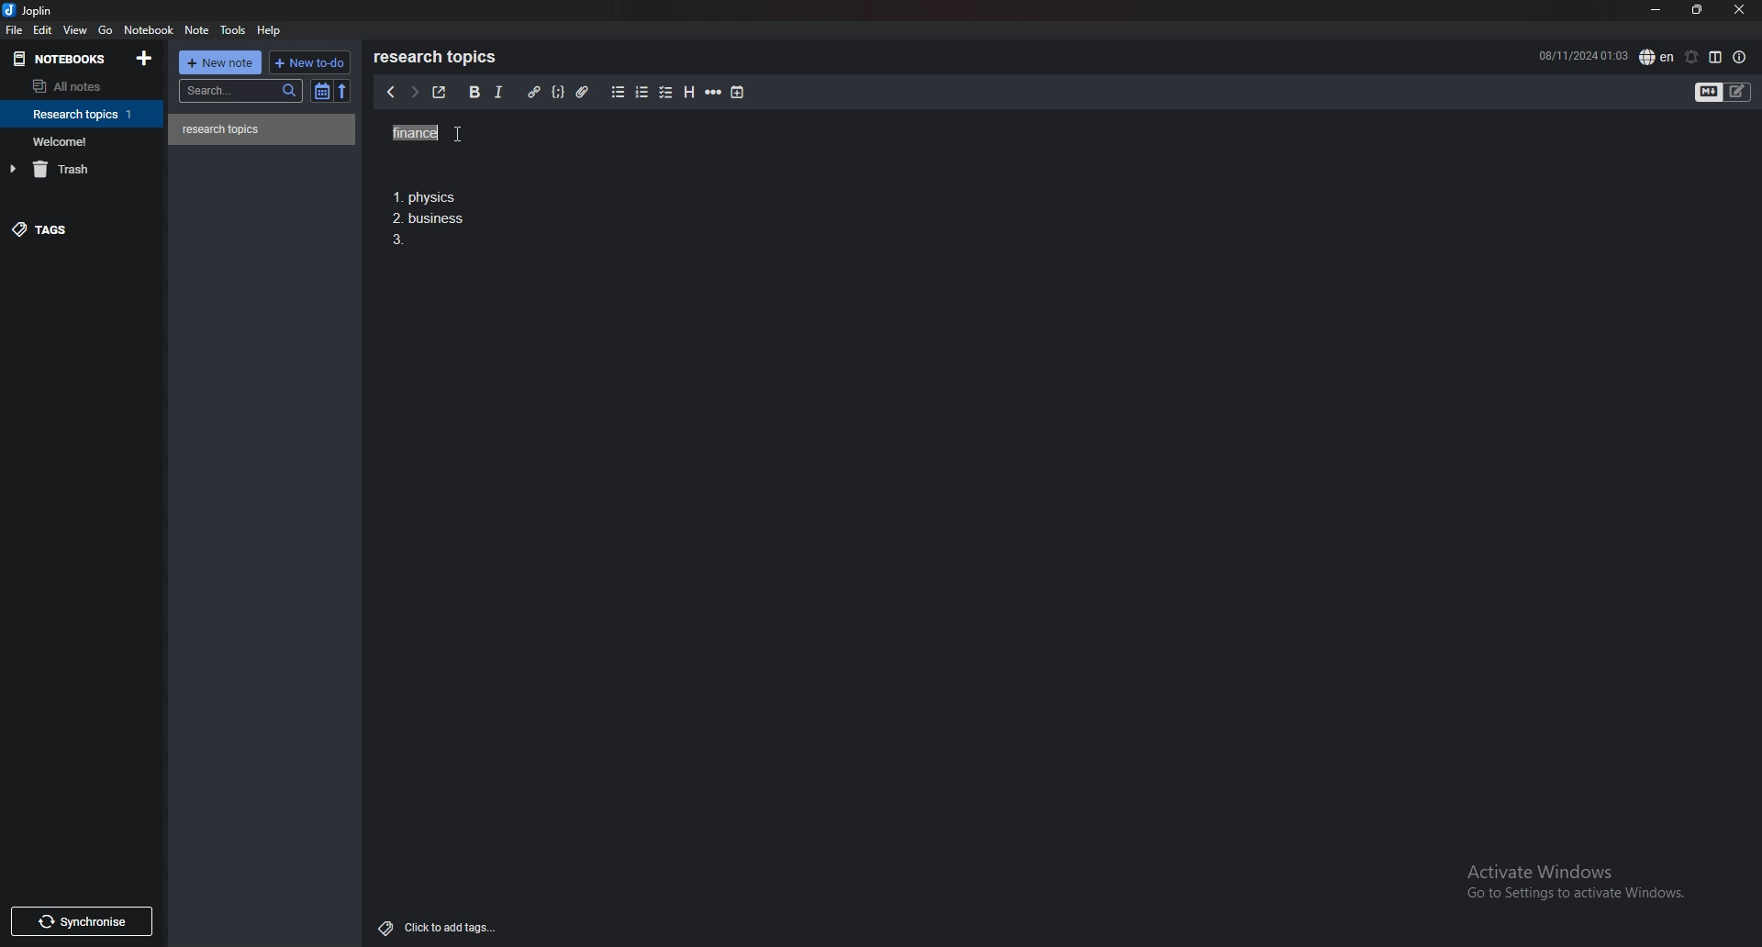 The height and width of the screenshot is (947, 1762). Describe the element at coordinates (1655, 11) in the screenshot. I see `minimize` at that location.